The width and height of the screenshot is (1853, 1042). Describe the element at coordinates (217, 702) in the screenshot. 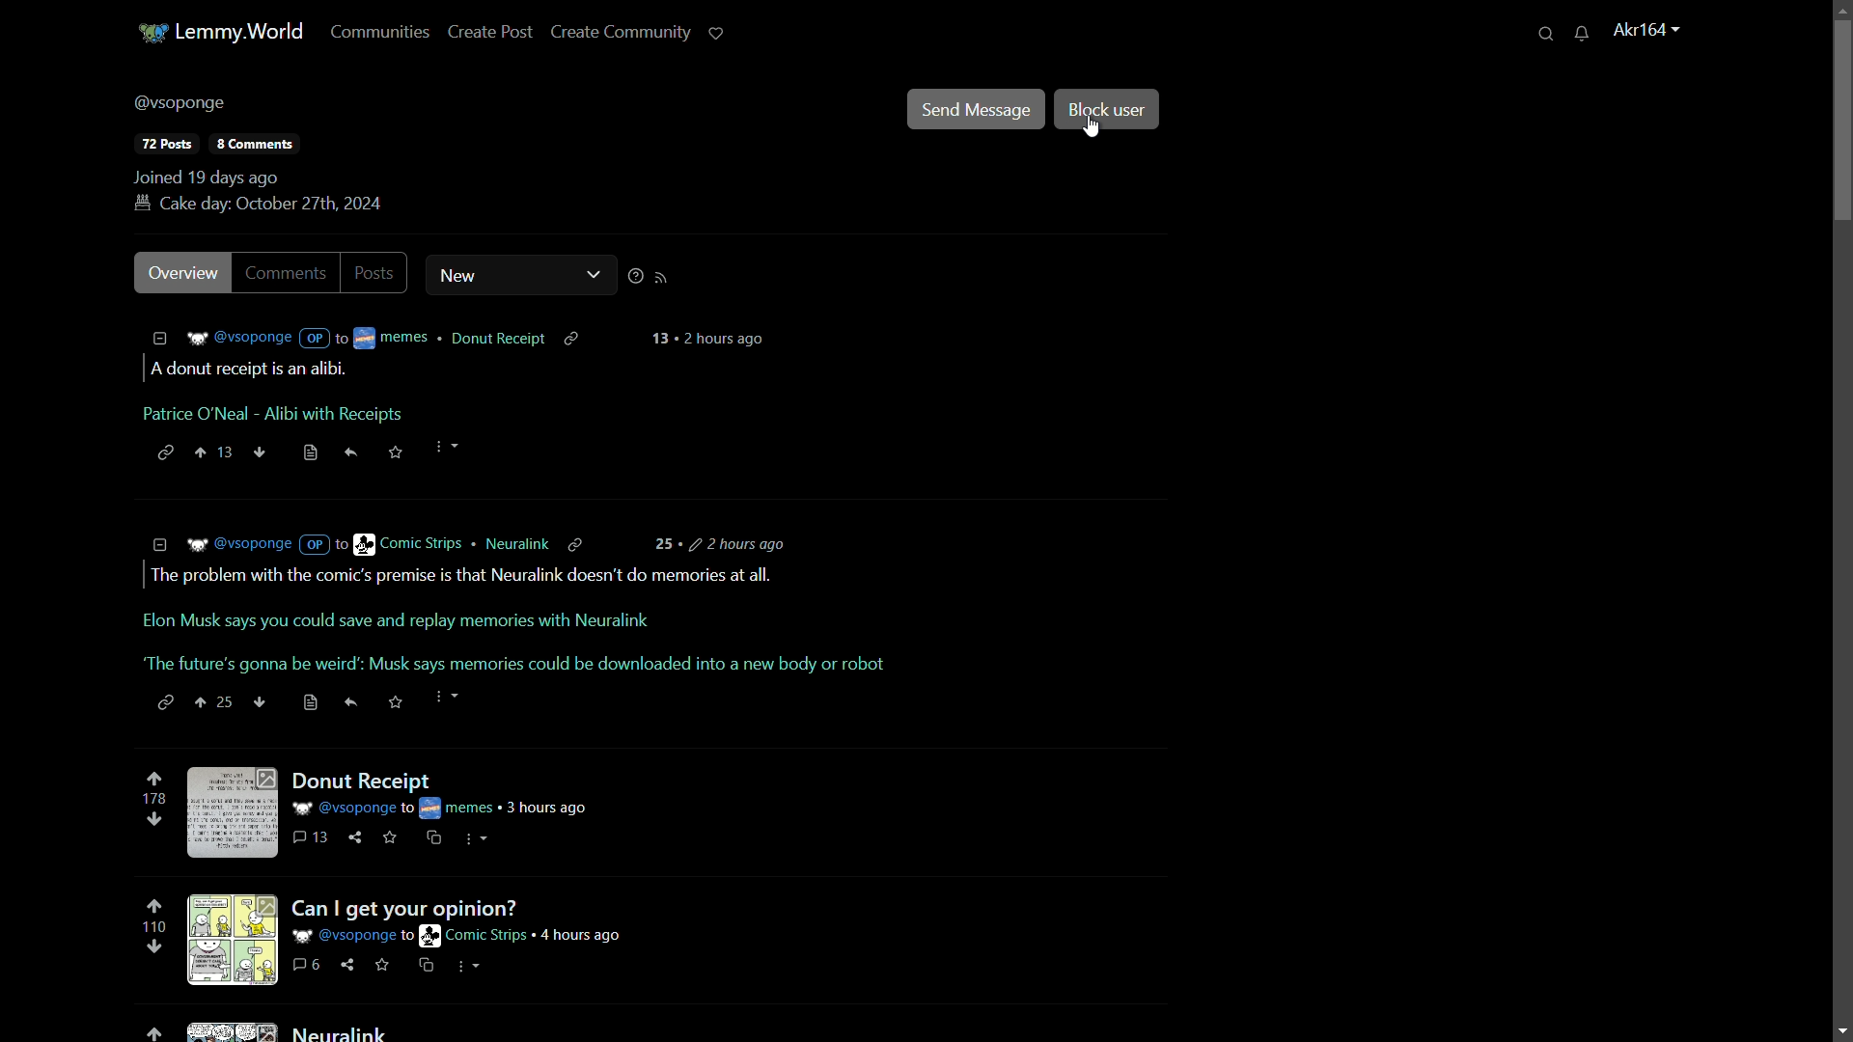

I see `up` at that location.